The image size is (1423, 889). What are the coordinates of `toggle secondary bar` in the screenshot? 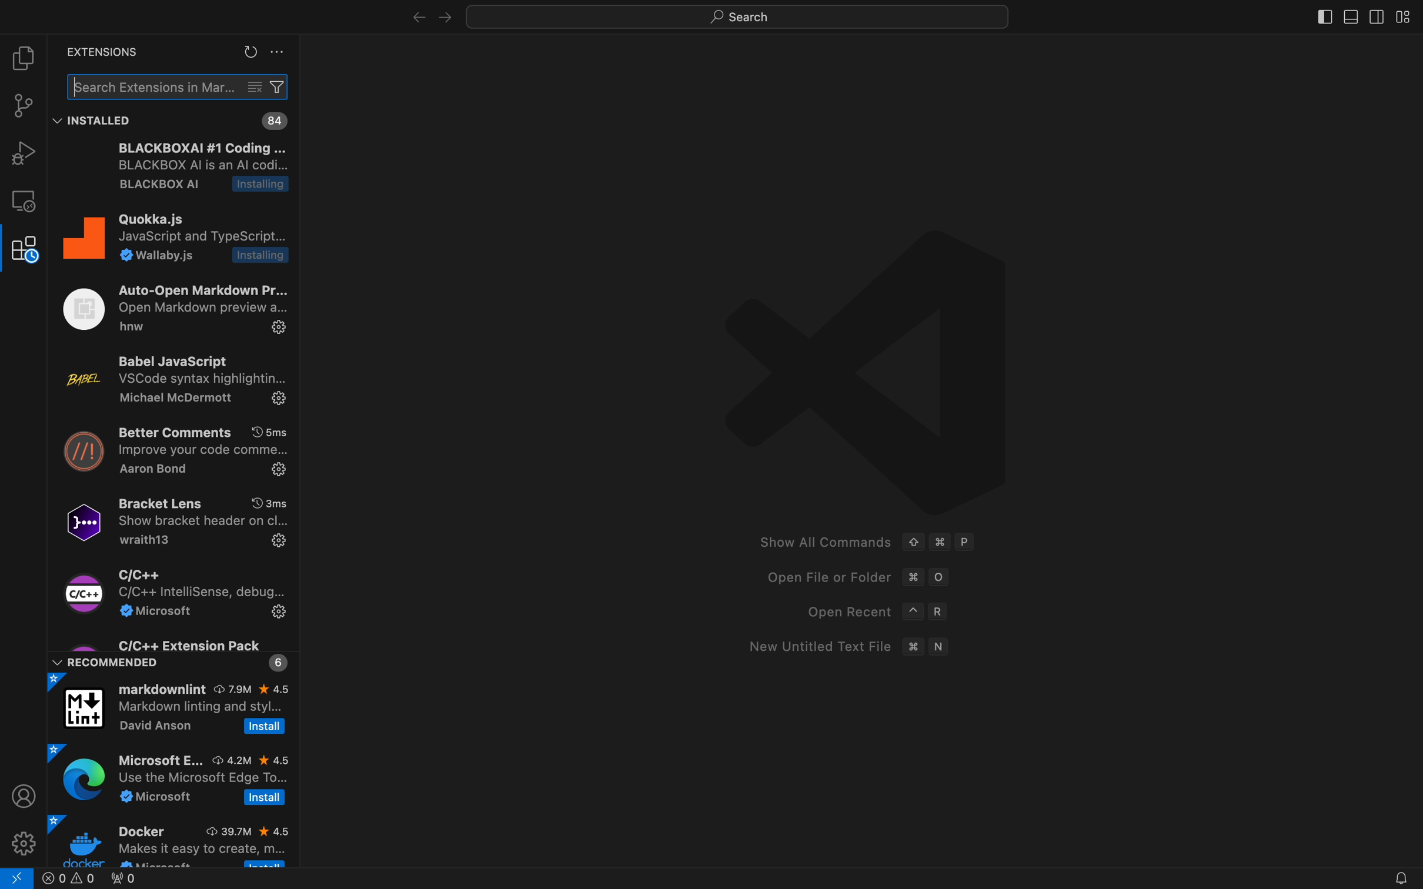 It's located at (1381, 15).